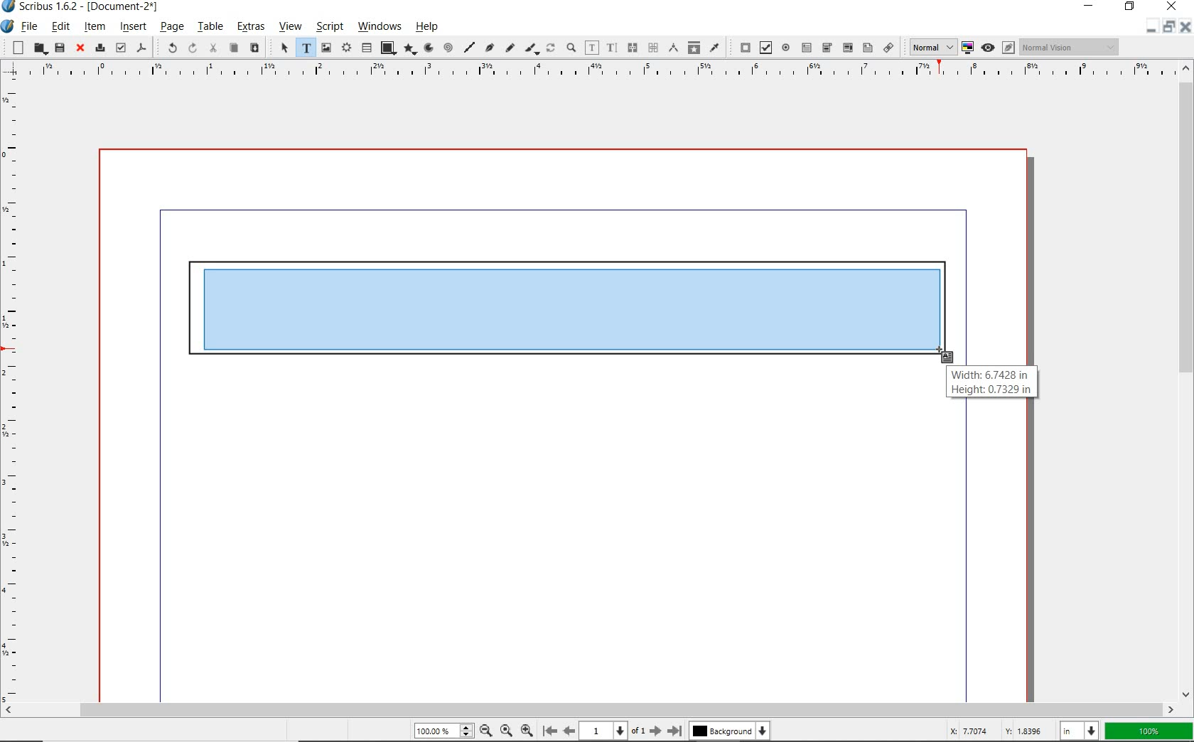  What do you see at coordinates (168, 48) in the screenshot?
I see `undo` at bounding box center [168, 48].